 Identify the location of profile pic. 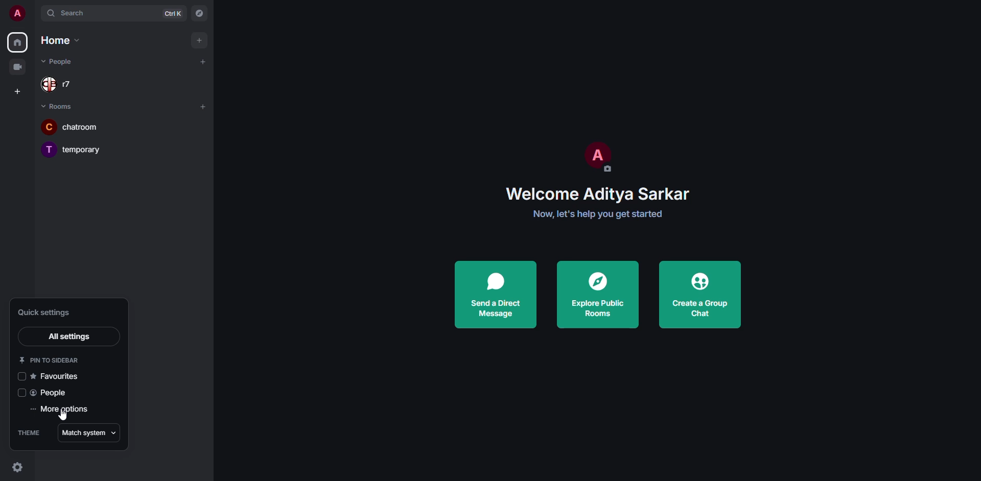
(596, 156).